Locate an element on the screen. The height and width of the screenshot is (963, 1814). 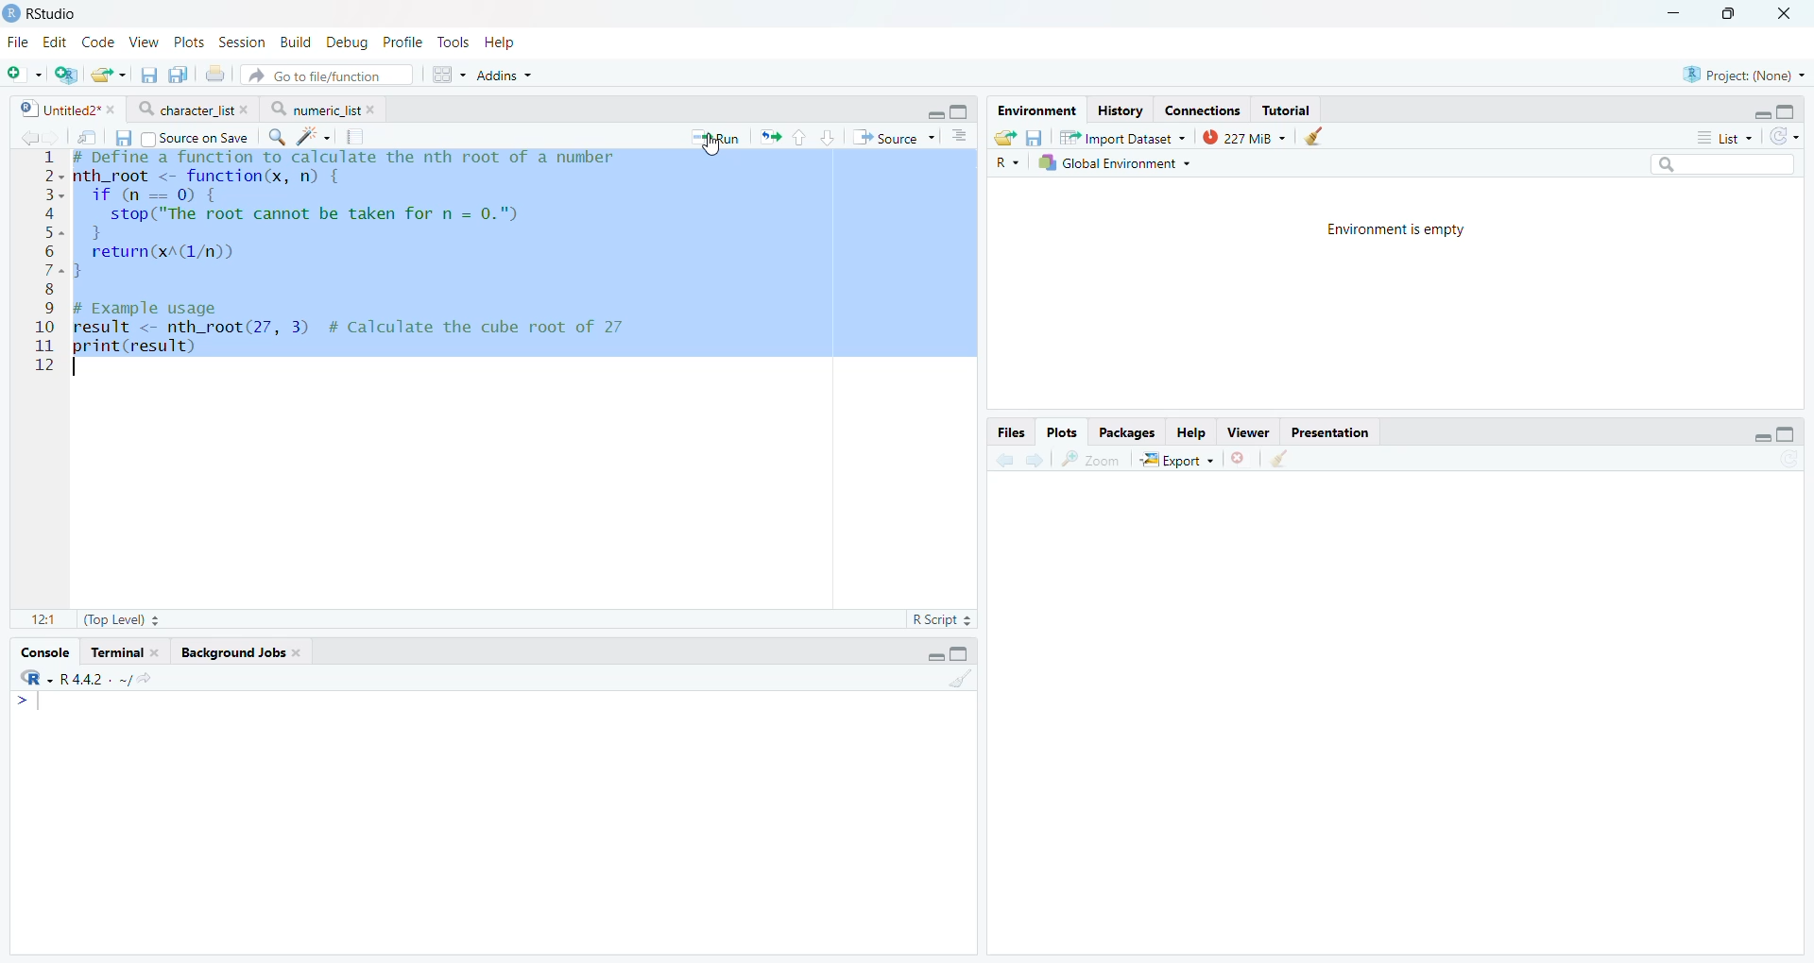
Run the current line or selection is located at coordinates (715, 138).